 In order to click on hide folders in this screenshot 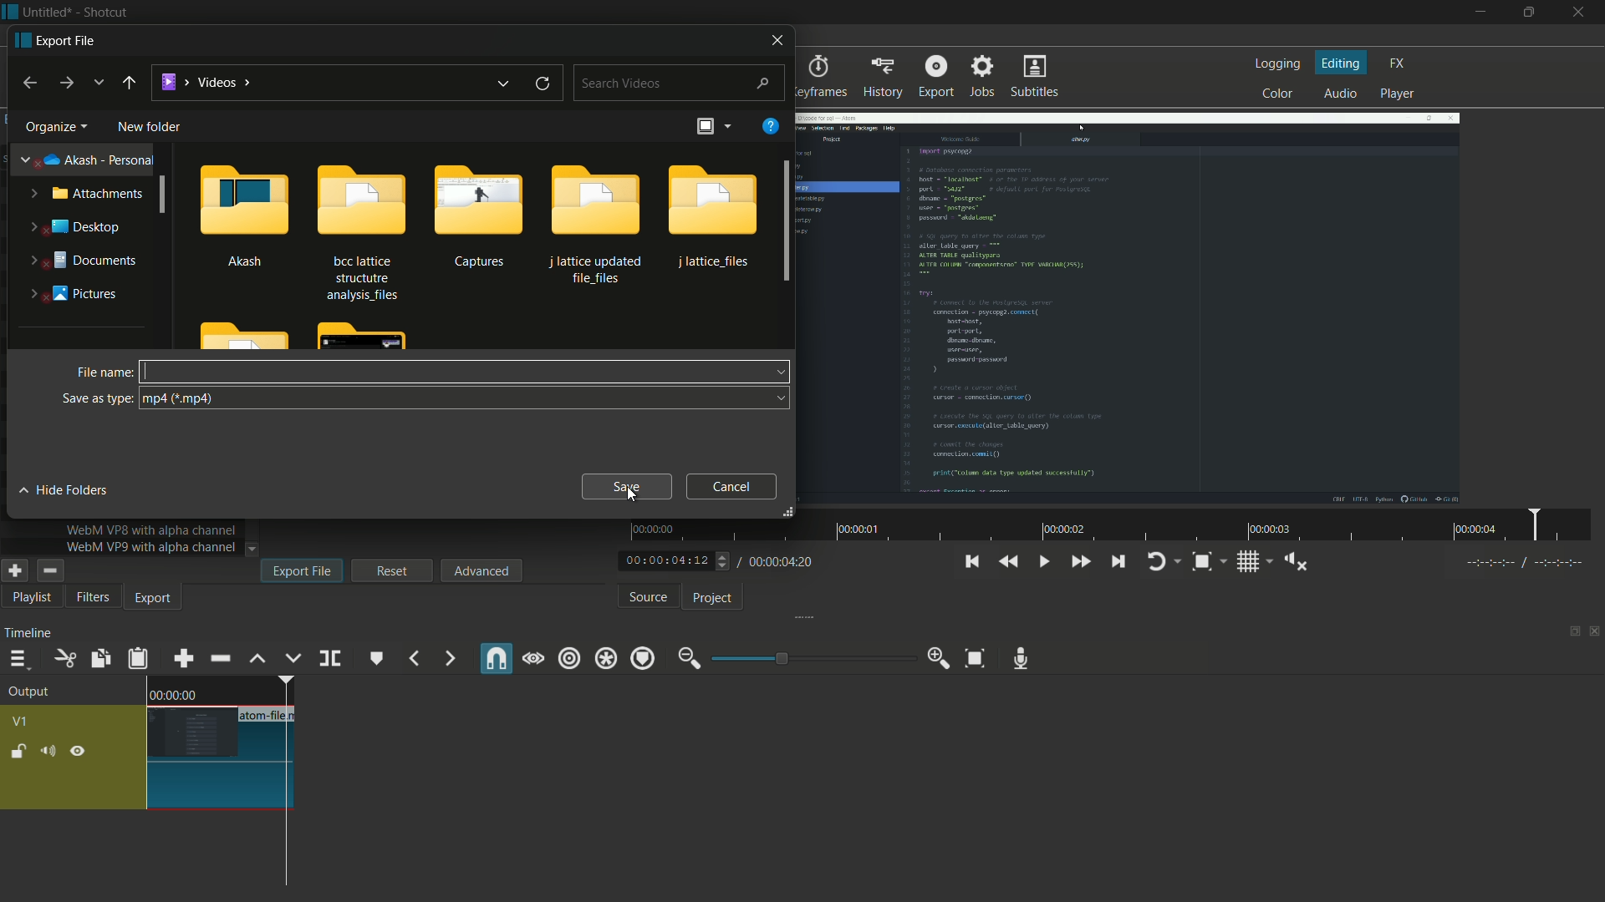, I will do `click(69, 490)`.